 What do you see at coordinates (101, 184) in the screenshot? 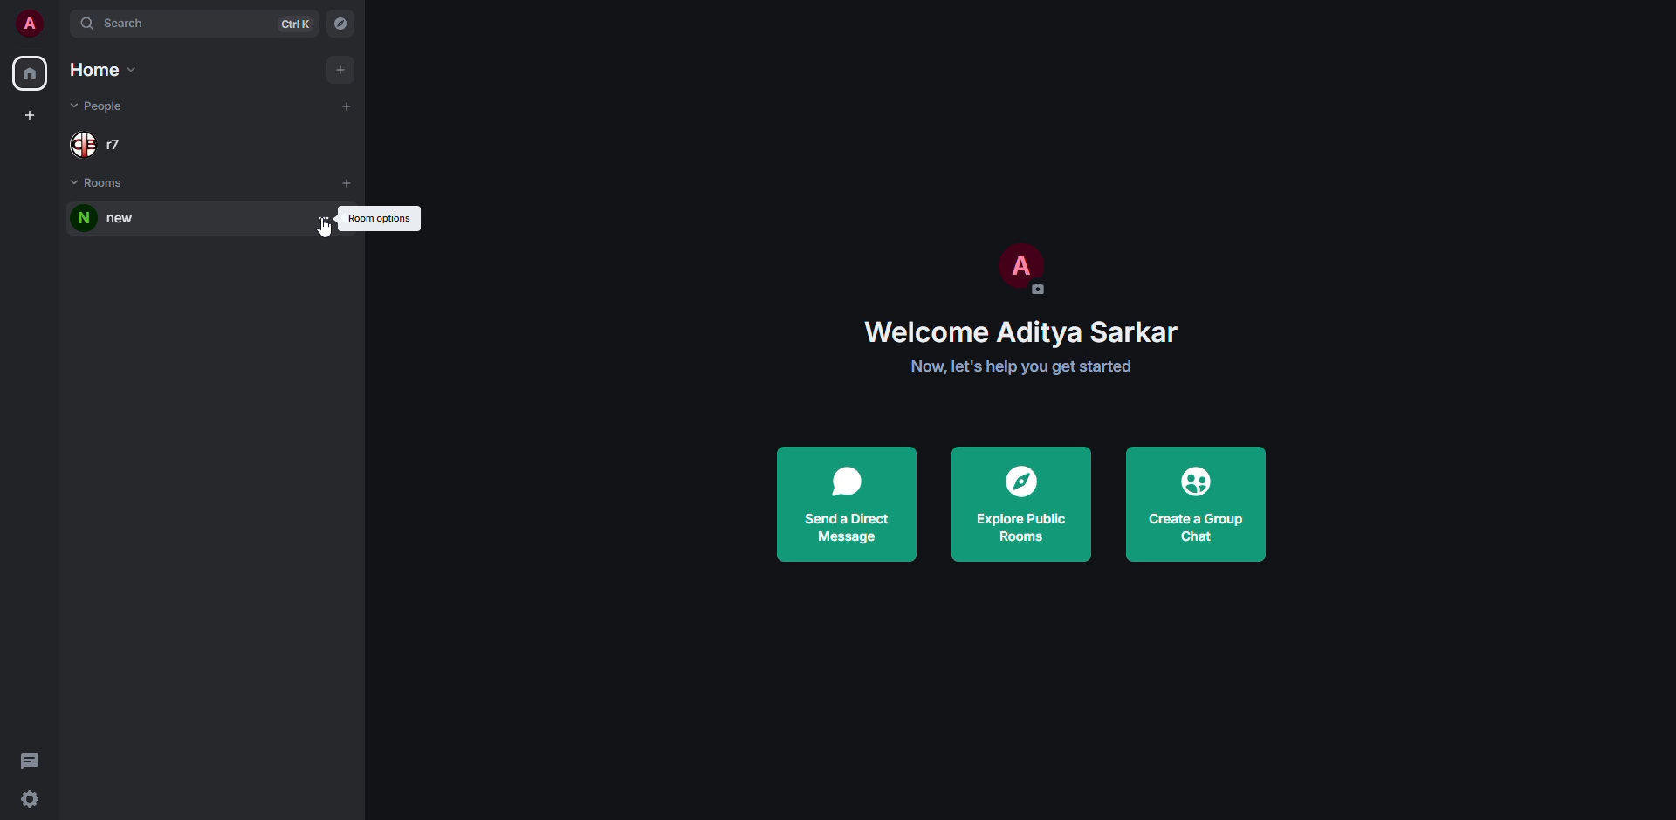
I see `rooms` at bounding box center [101, 184].